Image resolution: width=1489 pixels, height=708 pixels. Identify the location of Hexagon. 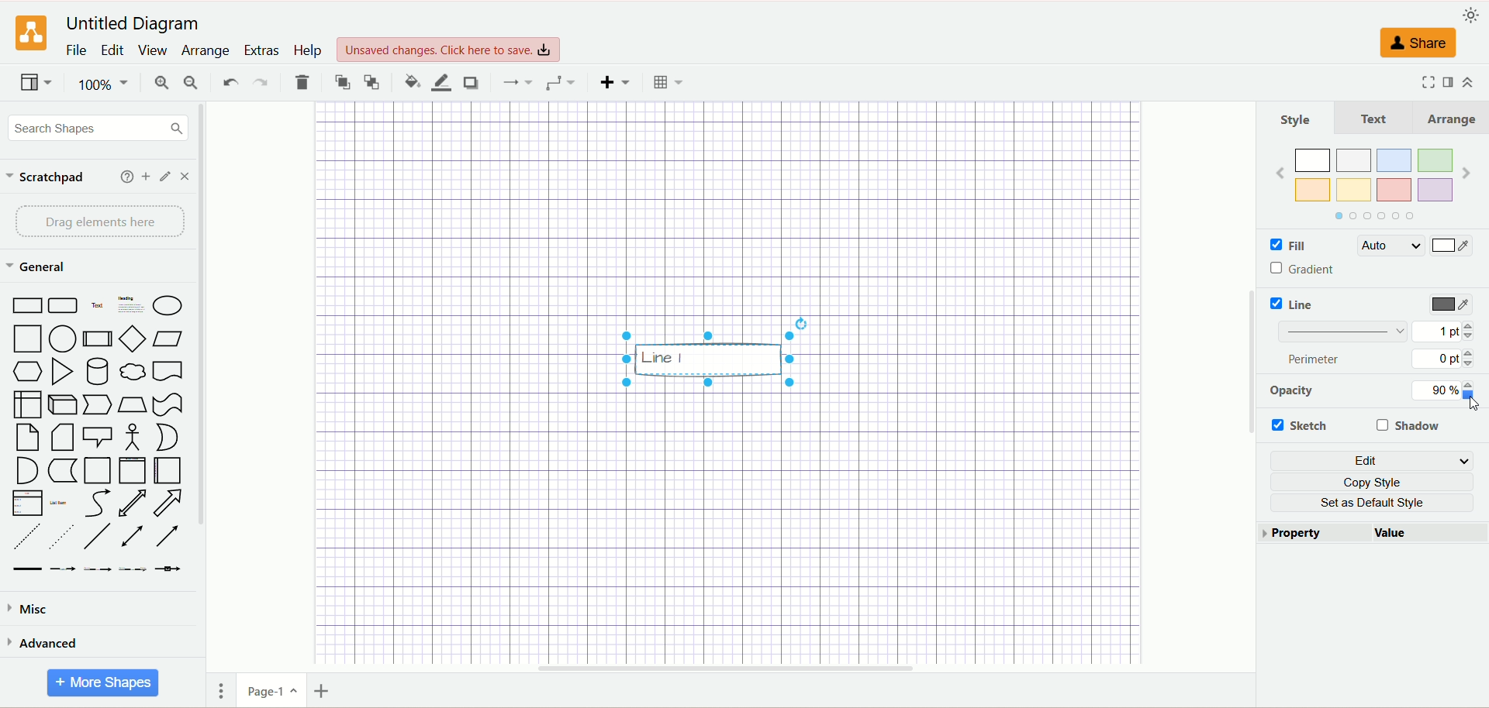
(28, 373).